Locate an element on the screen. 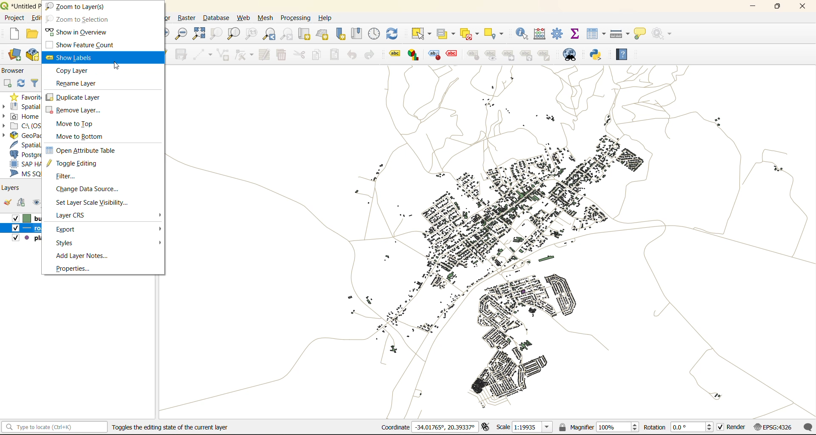  control panel  is located at coordinates (375, 35).